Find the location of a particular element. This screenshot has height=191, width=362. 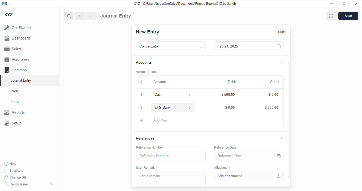

save is located at coordinates (348, 16).